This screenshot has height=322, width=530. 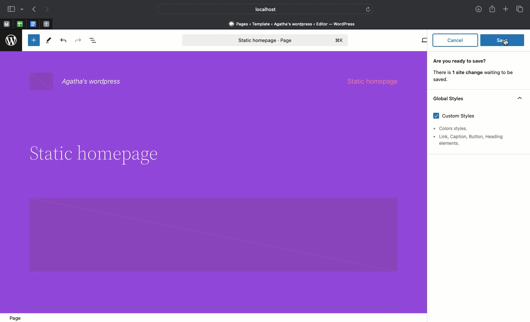 I want to click on Add new tab, so click(x=506, y=10).